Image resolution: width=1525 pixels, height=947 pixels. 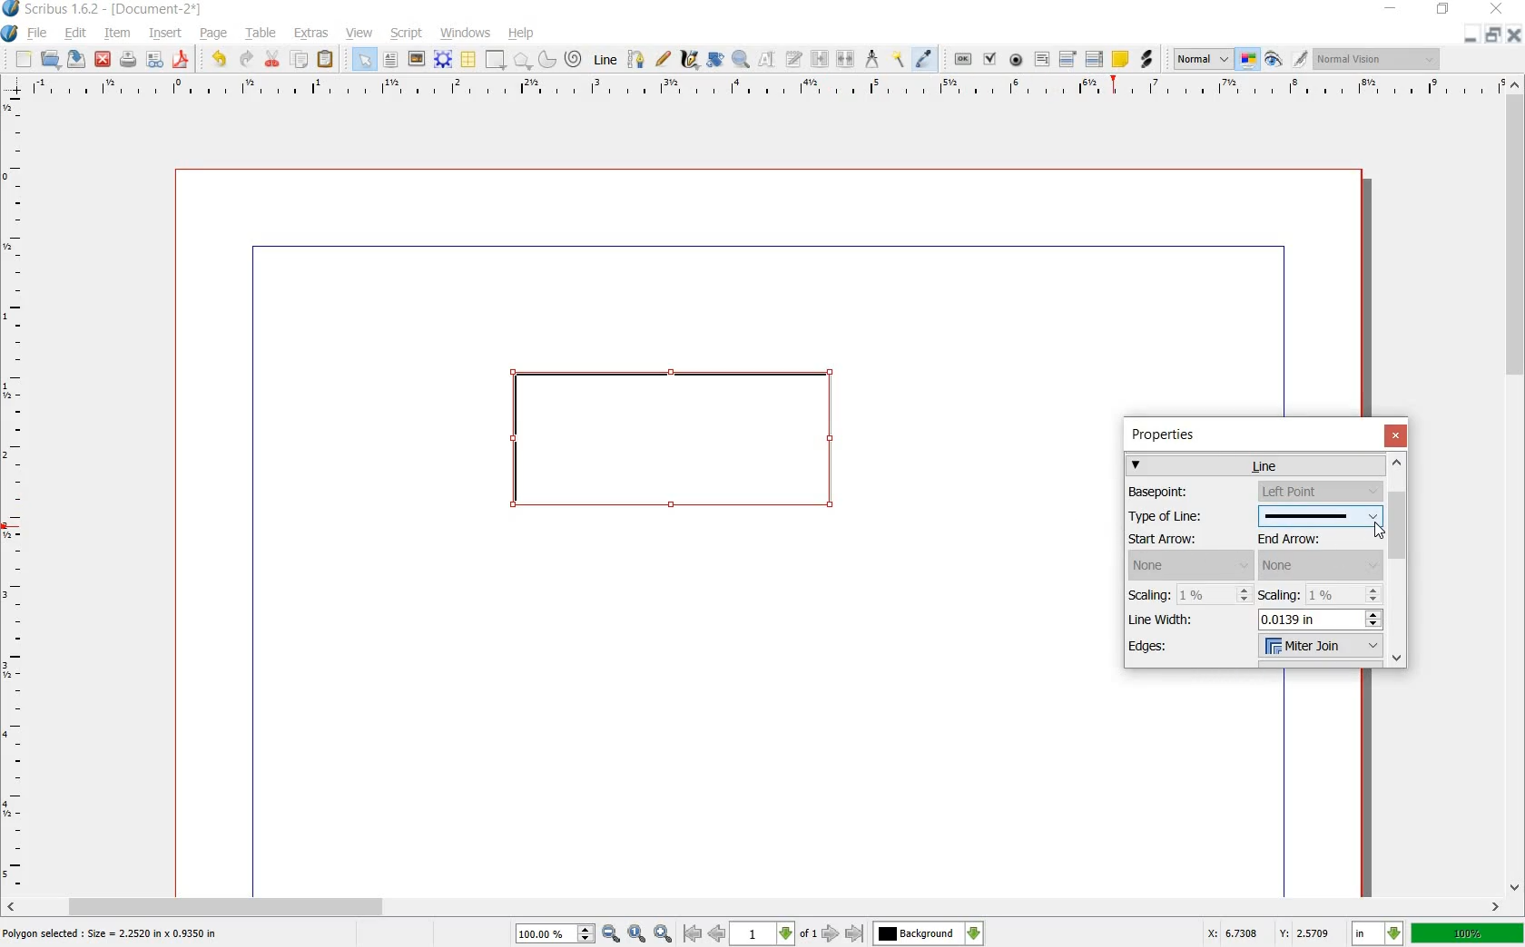 I want to click on FILE, so click(x=37, y=34).